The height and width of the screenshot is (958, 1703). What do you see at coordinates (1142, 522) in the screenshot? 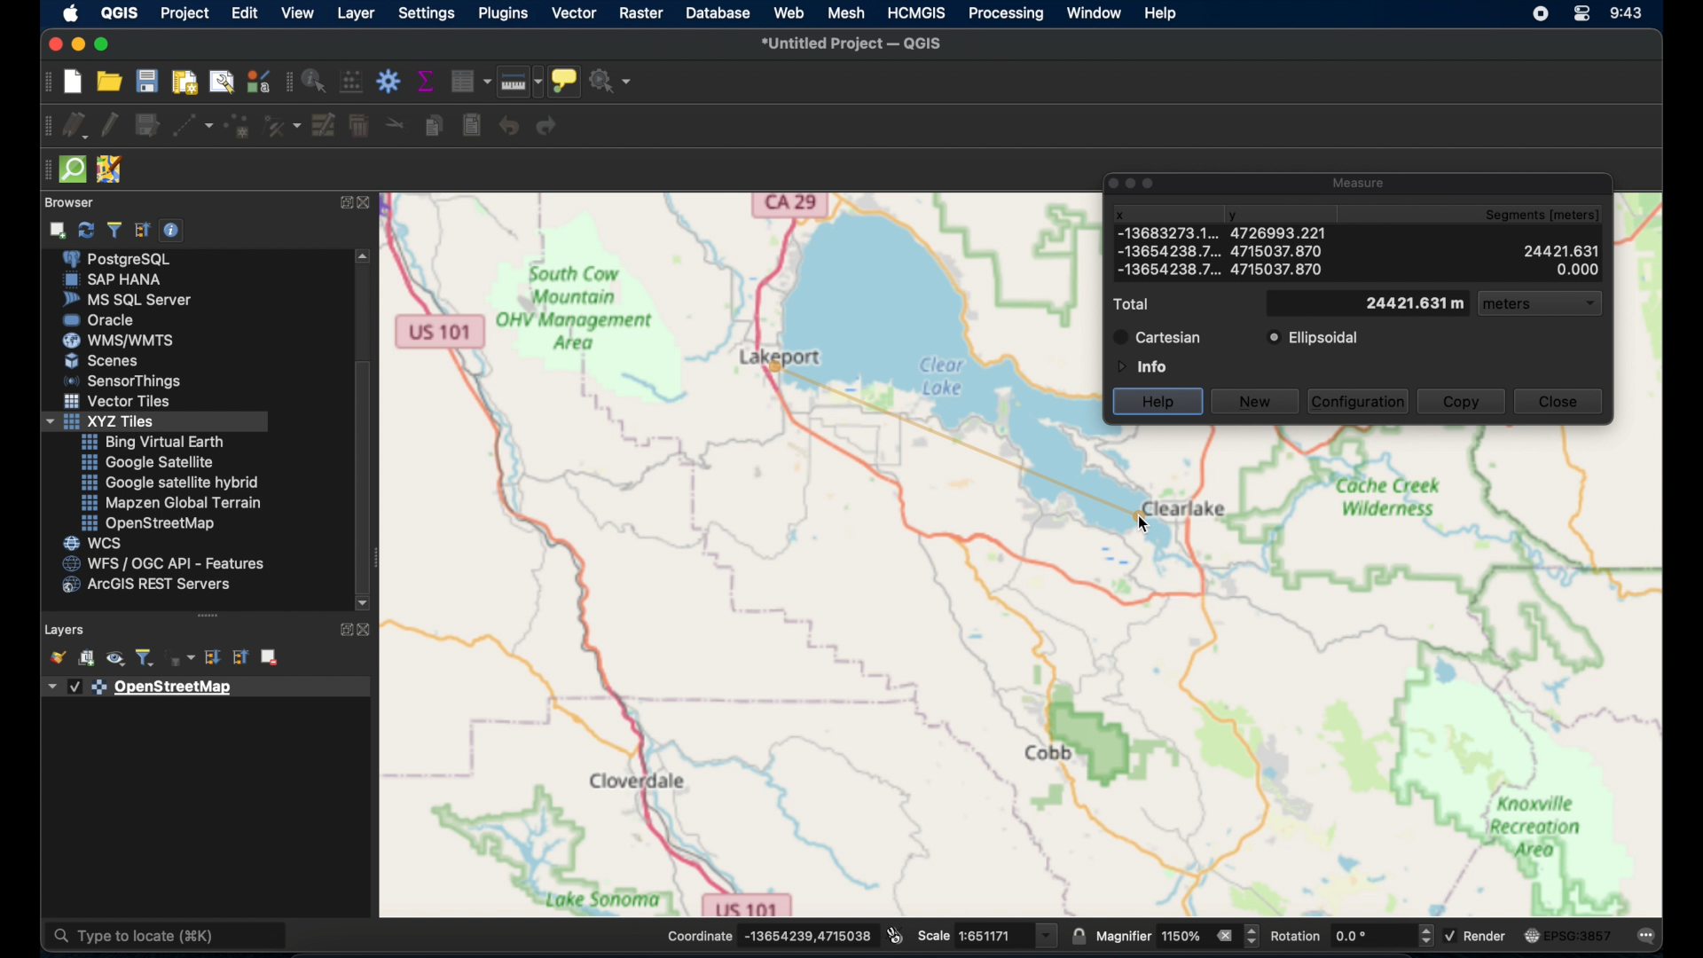
I see `cursor` at bounding box center [1142, 522].